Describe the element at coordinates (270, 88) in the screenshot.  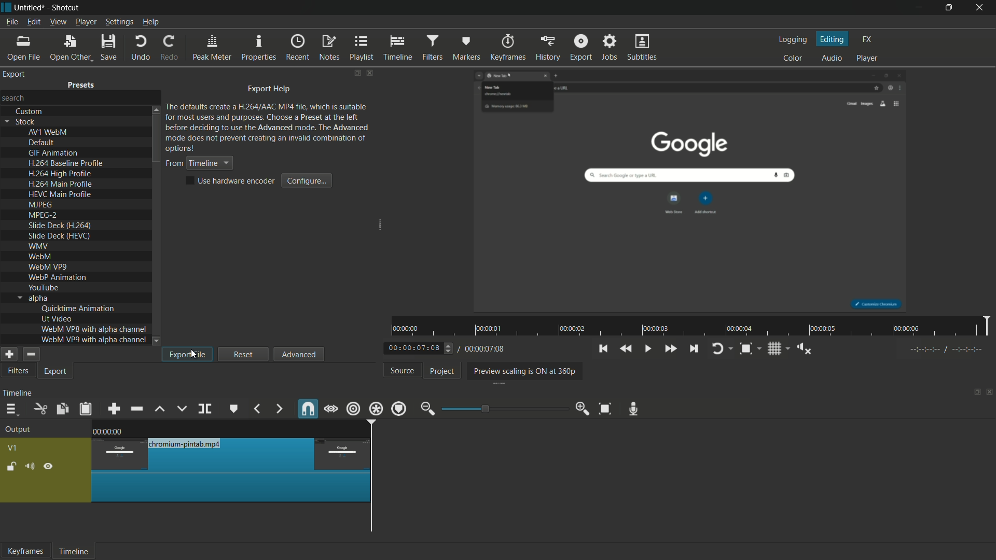
I see `export help` at that location.